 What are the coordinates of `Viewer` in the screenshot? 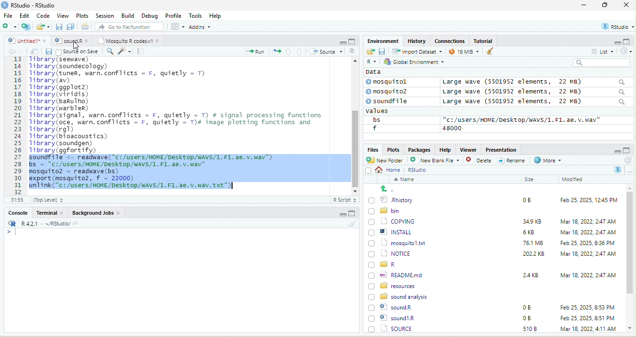 It's located at (467, 150).